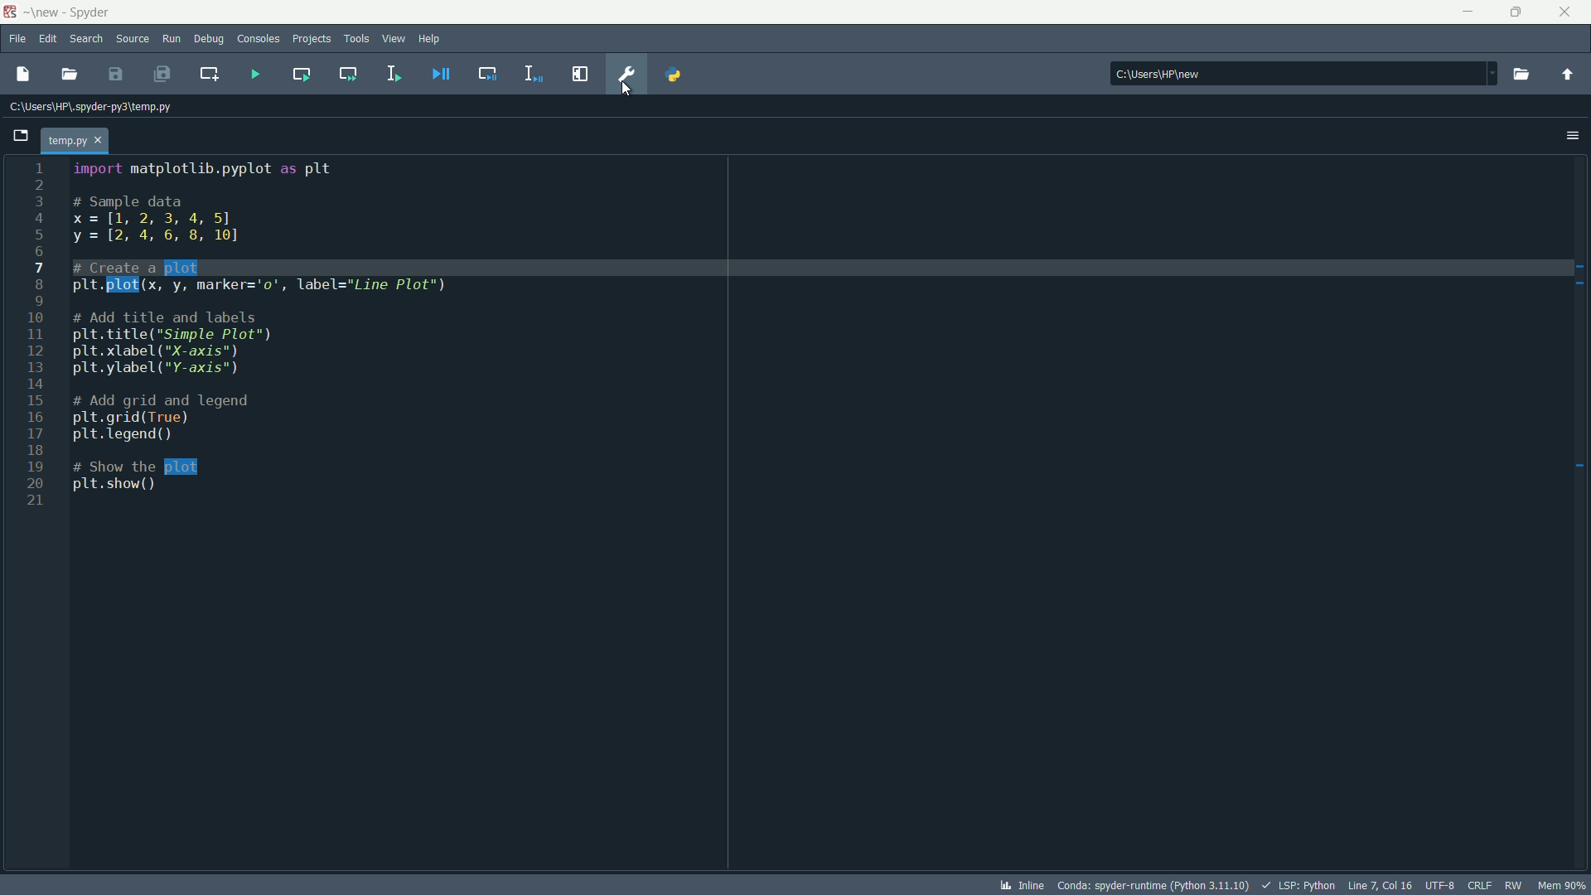  Describe the element at coordinates (1564, 886) in the screenshot. I see `memory usage` at that location.